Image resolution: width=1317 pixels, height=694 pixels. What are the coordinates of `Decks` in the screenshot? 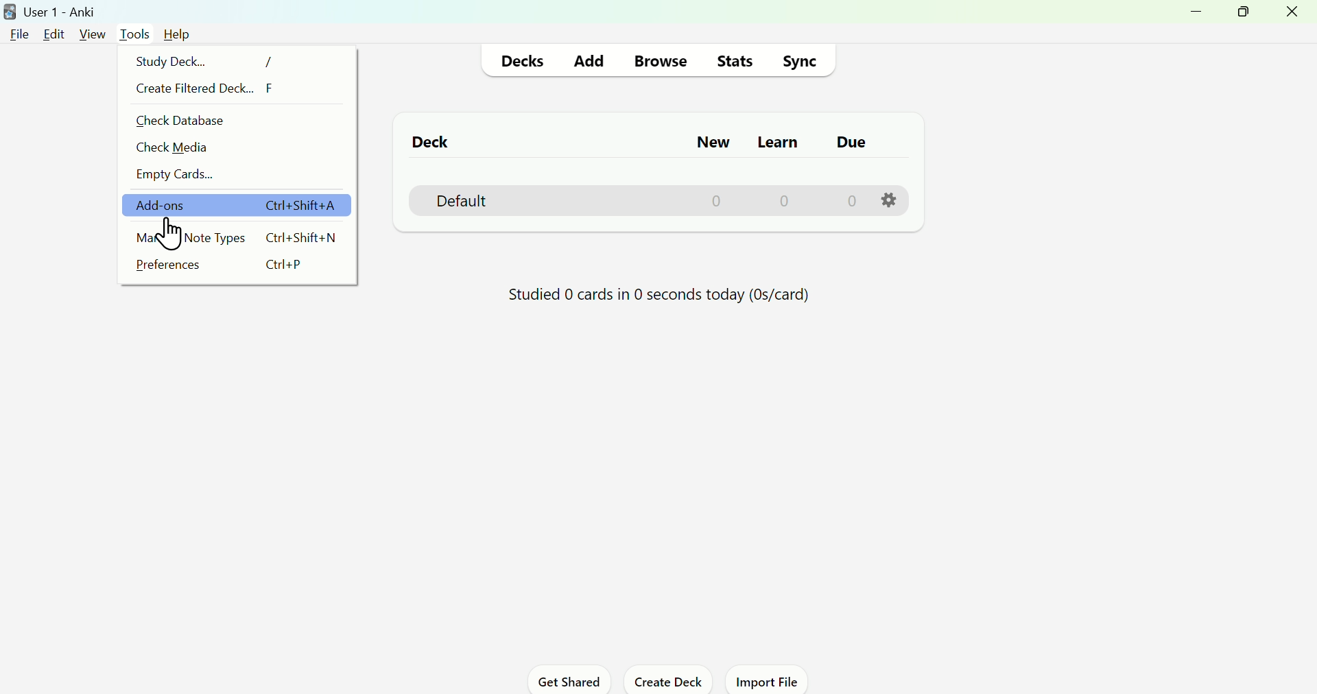 It's located at (522, 60).